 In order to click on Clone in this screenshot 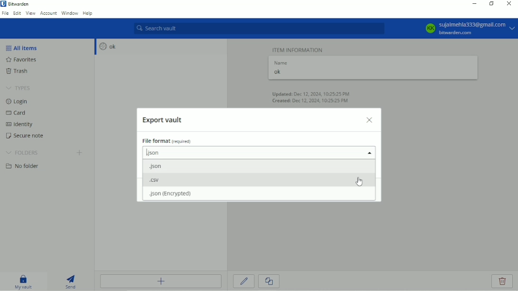, I will do `click(268, 282)`.